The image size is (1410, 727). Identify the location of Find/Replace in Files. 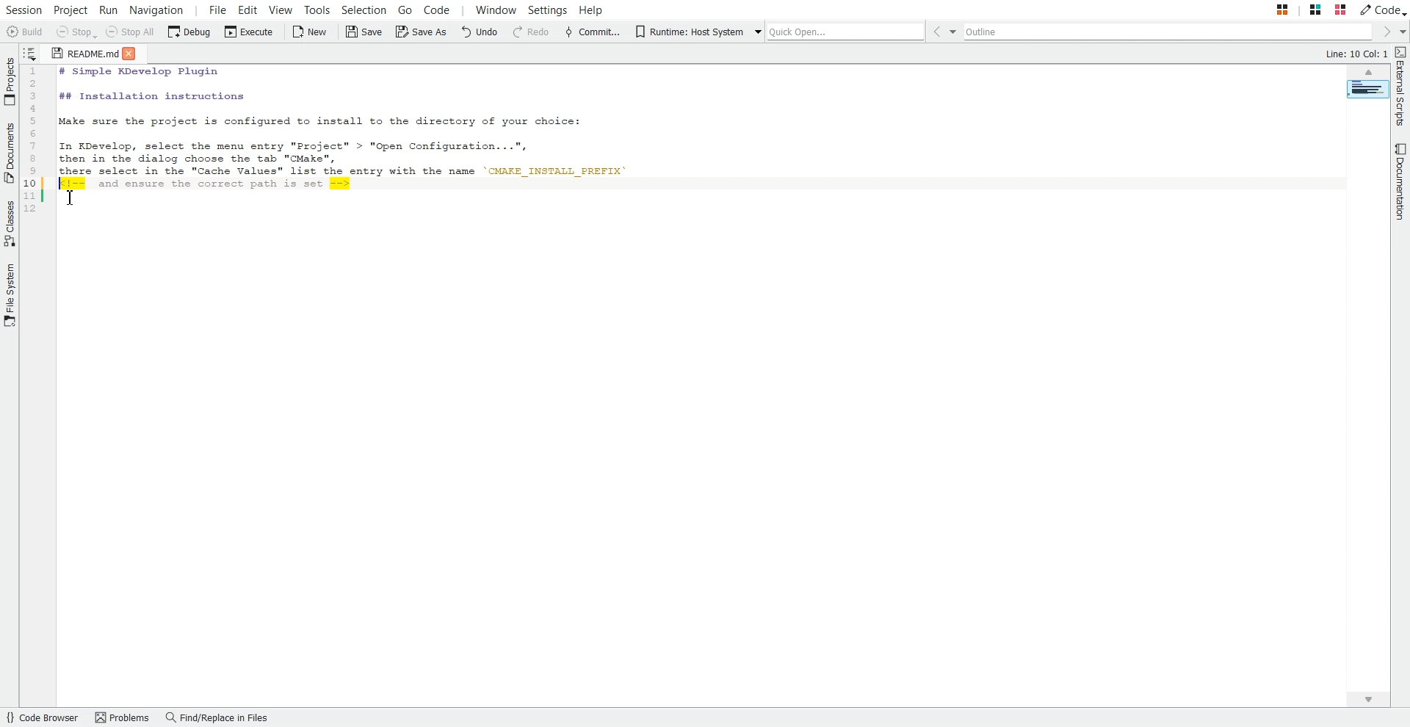
(218, 717).